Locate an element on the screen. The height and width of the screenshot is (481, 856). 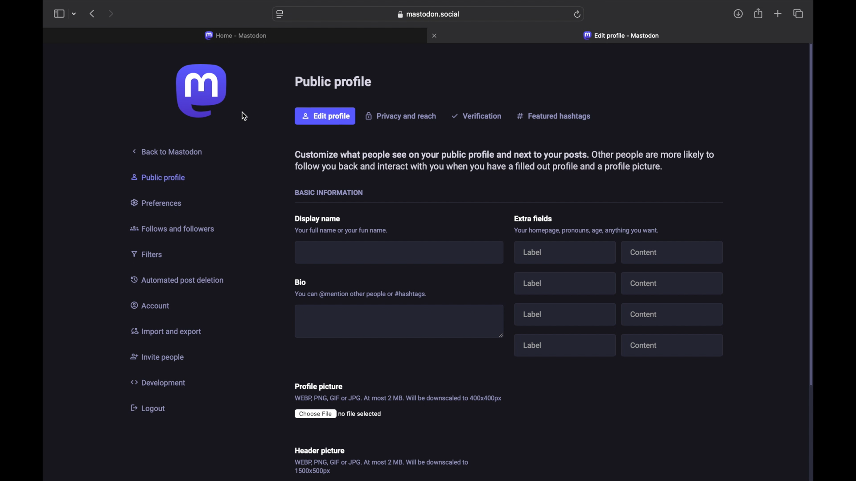
logout is located at coordinates (148, 408).